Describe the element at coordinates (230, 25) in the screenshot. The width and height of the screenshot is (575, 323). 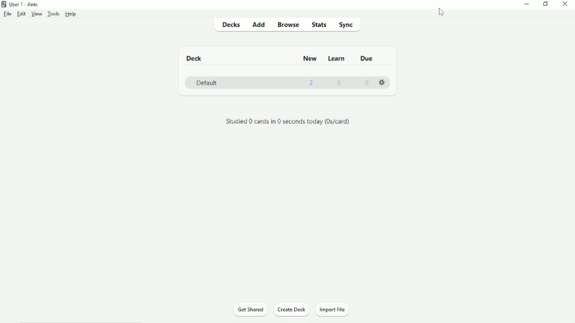
I see `Decks` at that location.